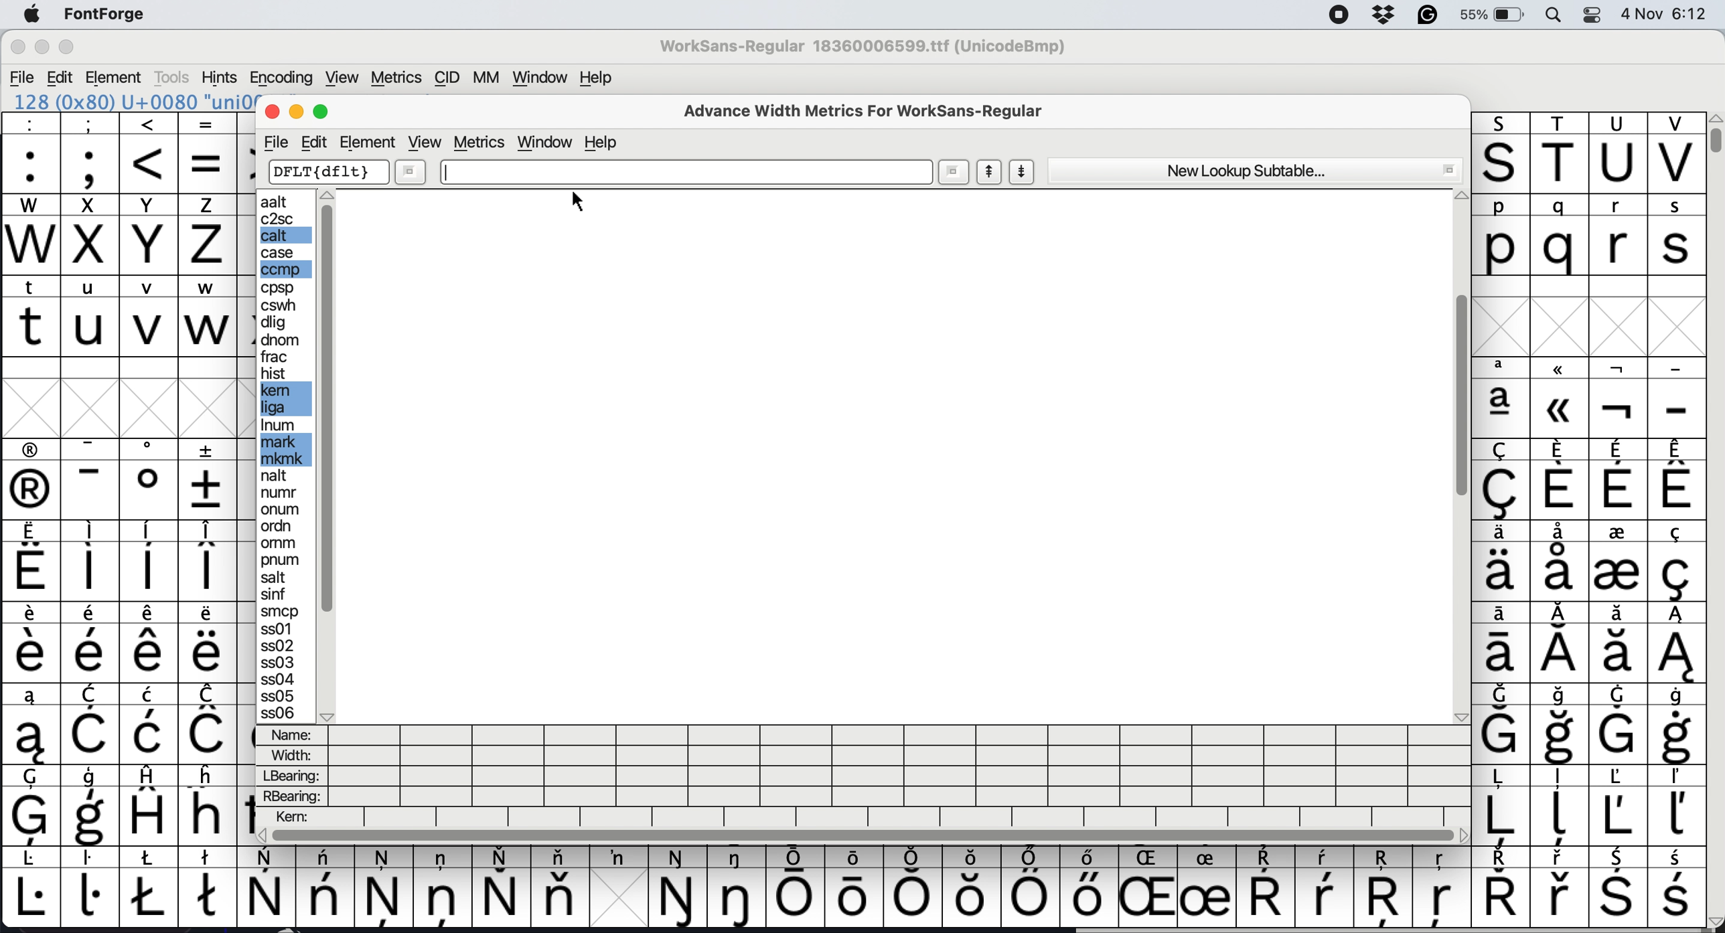  I want to click on spotlight search, so click(1555, 16).